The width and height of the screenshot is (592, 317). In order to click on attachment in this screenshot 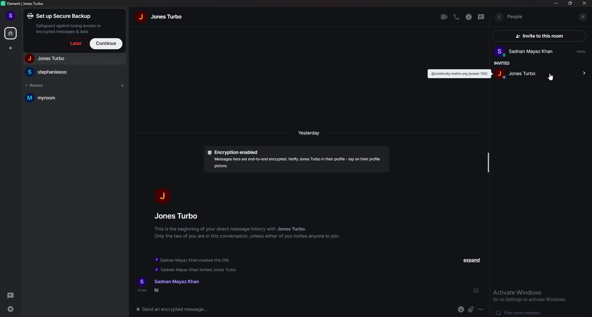, I will do `click(471, 309)`.